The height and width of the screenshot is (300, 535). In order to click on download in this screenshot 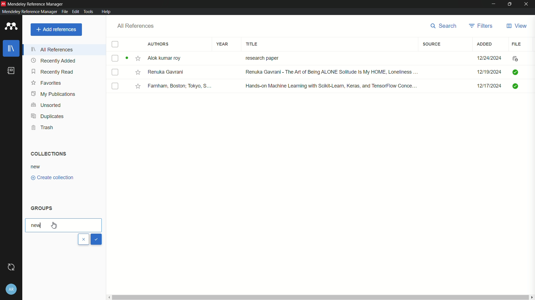, I will do `click(514, 59)`.